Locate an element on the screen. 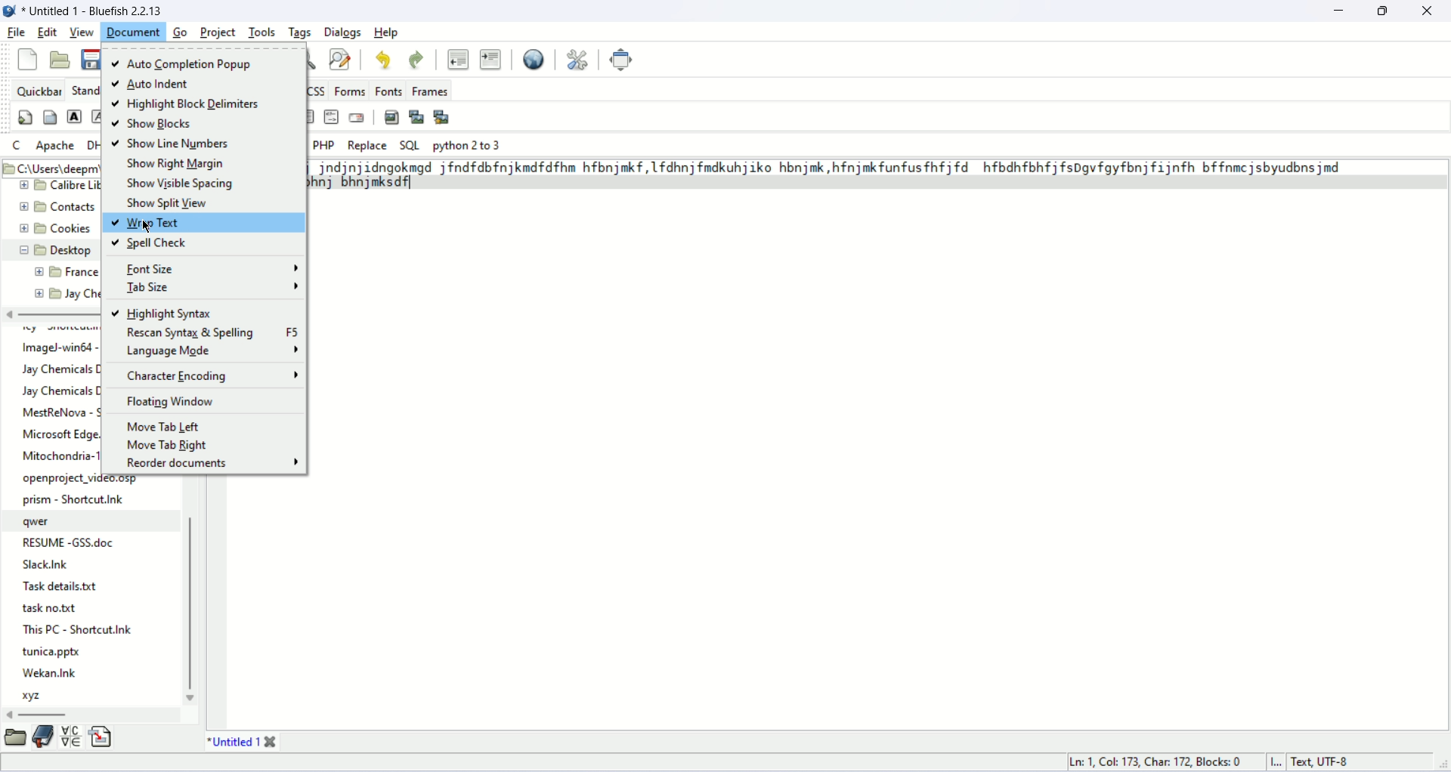  go is located at coordinates (180, 33).